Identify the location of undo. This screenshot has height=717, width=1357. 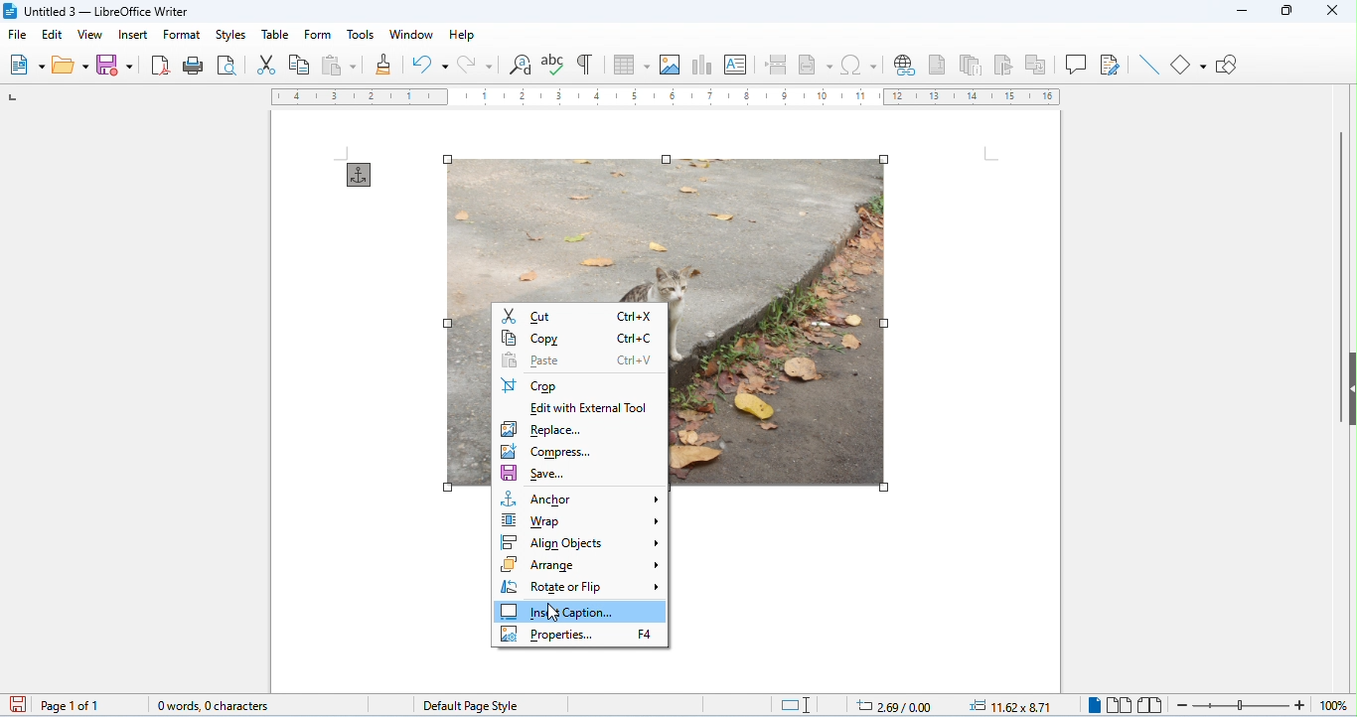
(429, 65).